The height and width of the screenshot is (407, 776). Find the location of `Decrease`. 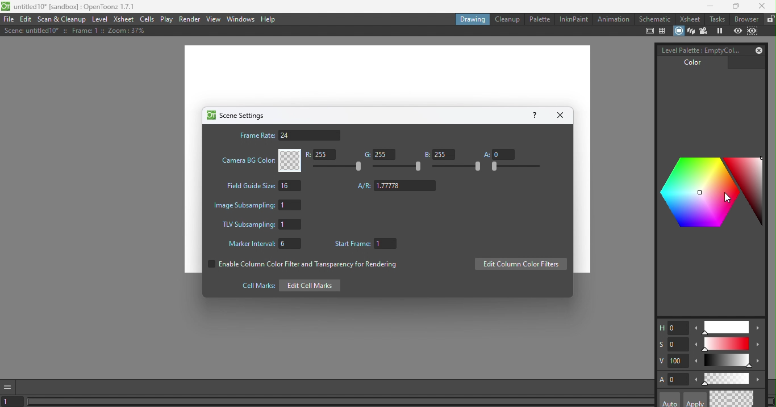

Decrease is located at coordinates (696, 381).